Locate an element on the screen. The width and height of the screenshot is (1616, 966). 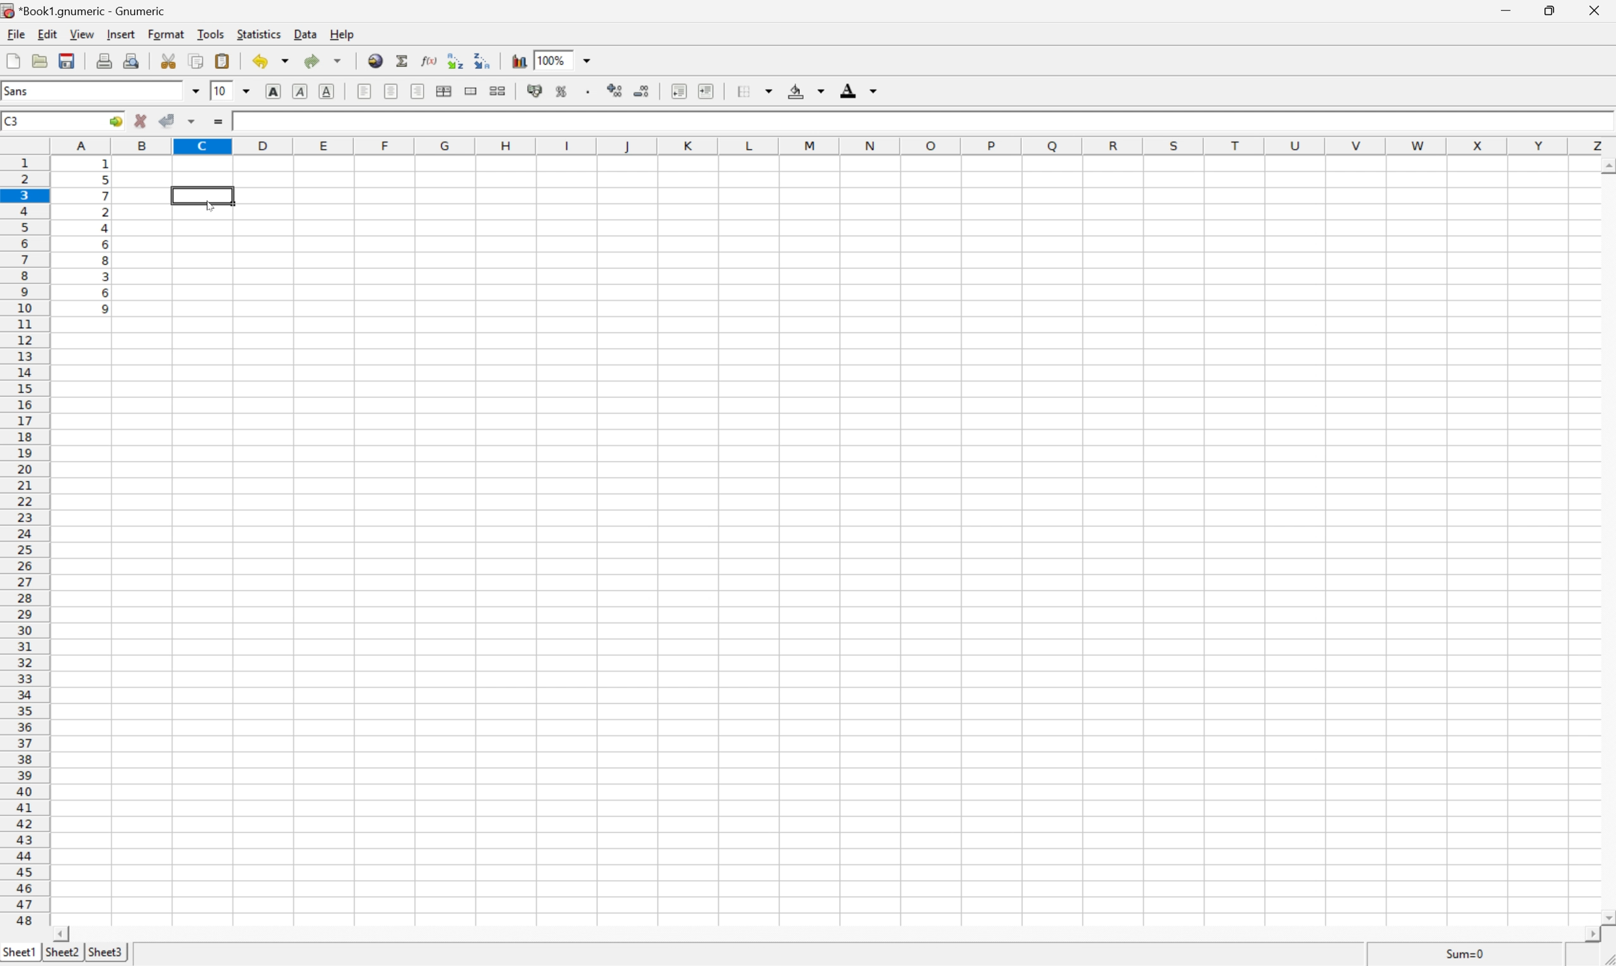
new is located at coordinates (14, 59).